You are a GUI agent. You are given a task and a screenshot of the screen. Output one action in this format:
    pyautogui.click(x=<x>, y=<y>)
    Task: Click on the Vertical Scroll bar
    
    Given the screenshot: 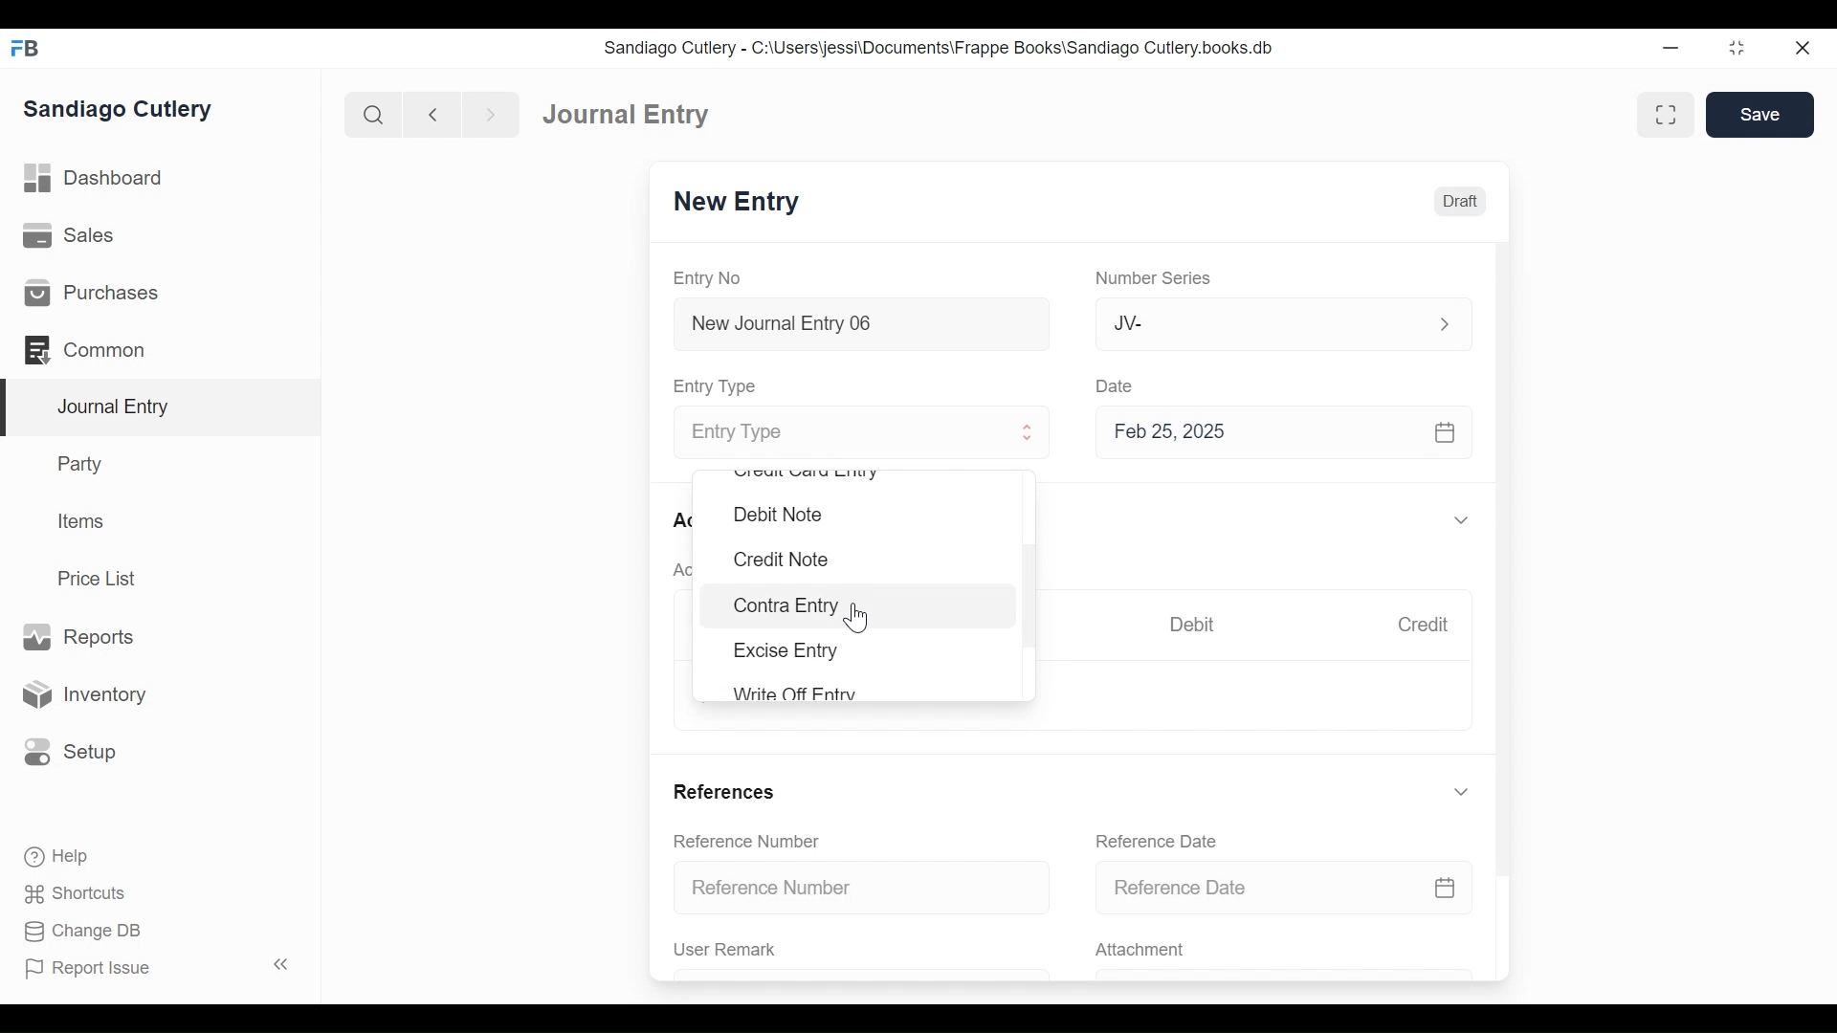 What is the action you would take?
    pyautogui.click(x=1505, y=543)
    